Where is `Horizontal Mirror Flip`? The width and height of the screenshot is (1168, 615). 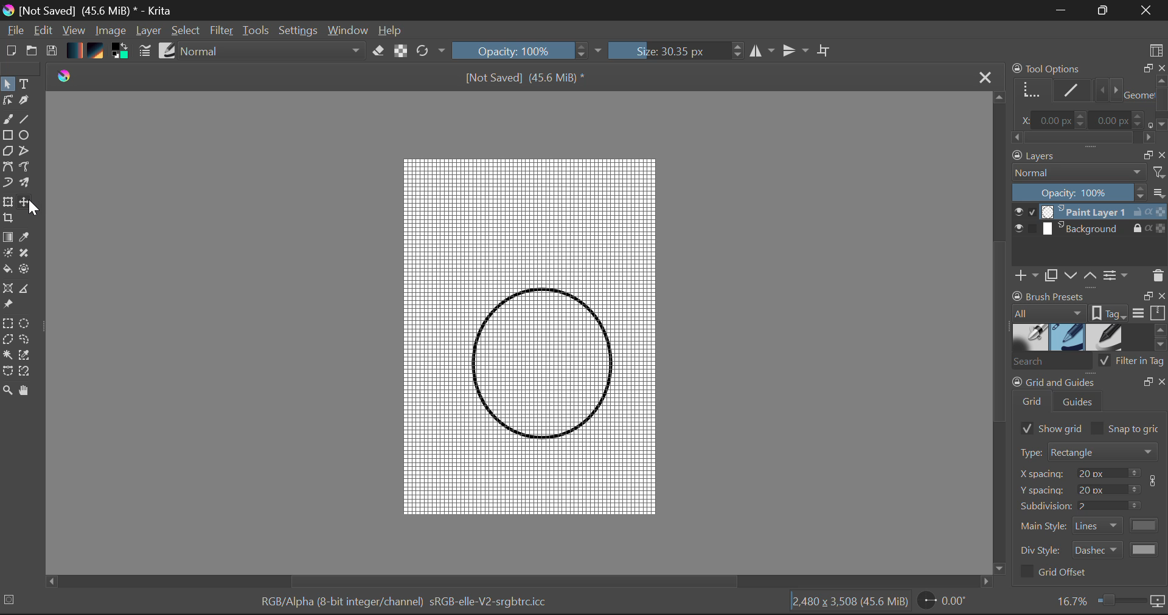
Horizontal Mirror Flip is located at coordinates (797, 50).